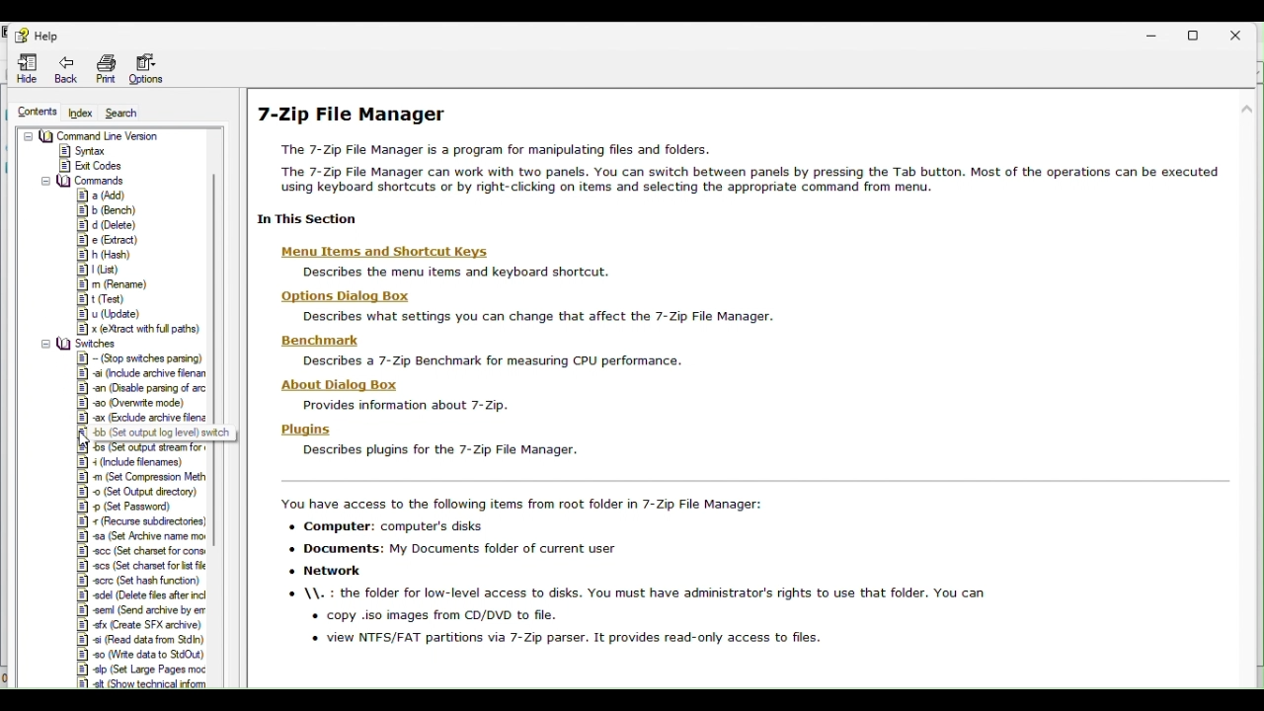  What do you see at coordinates (113, 241) in the screenshot?
I see `£] e (Extract)` at bounding box center [113, 241].